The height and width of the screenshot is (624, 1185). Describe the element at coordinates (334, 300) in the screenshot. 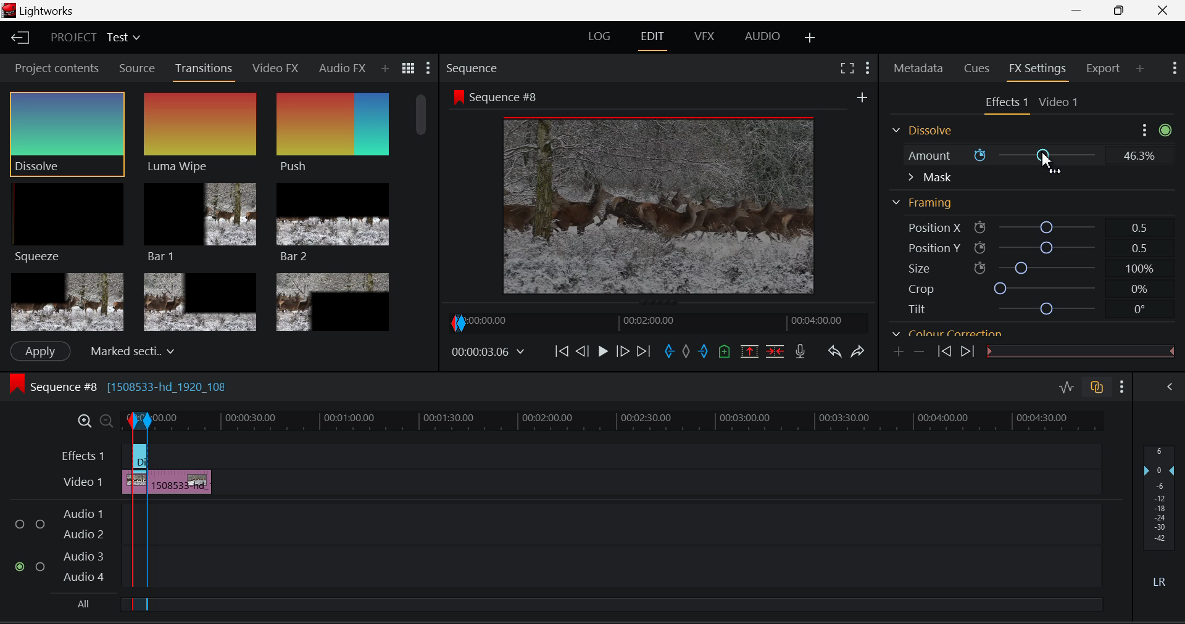

I see `Box 3` at that location.